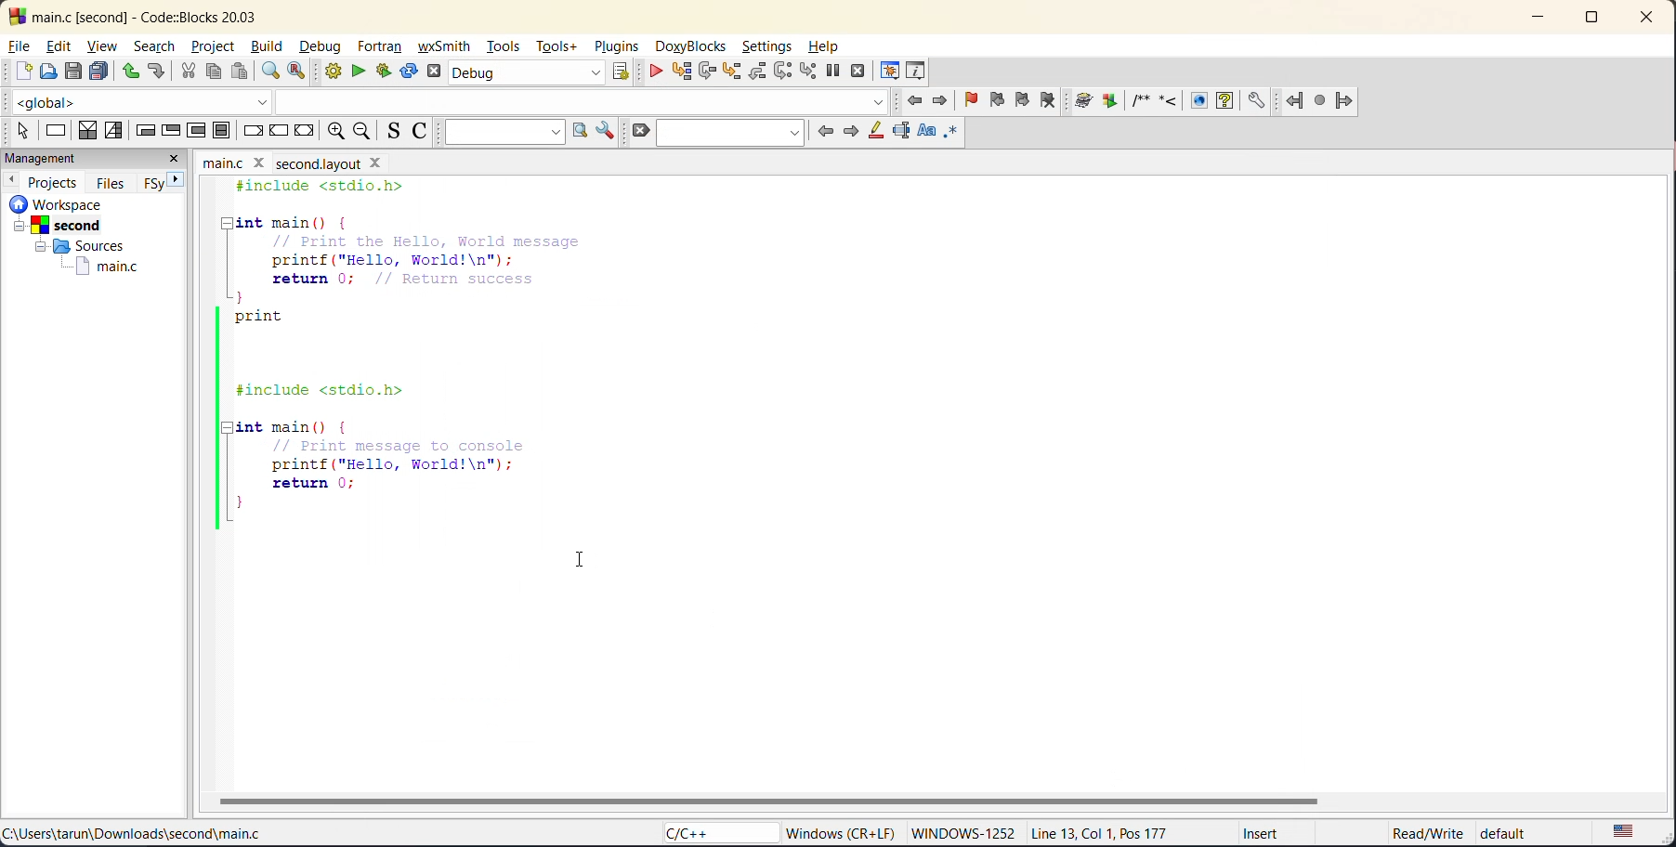  What do you see at coordinates (614, 47) in the screenshot?
I see `plugins` at bounding box center [614, 47].